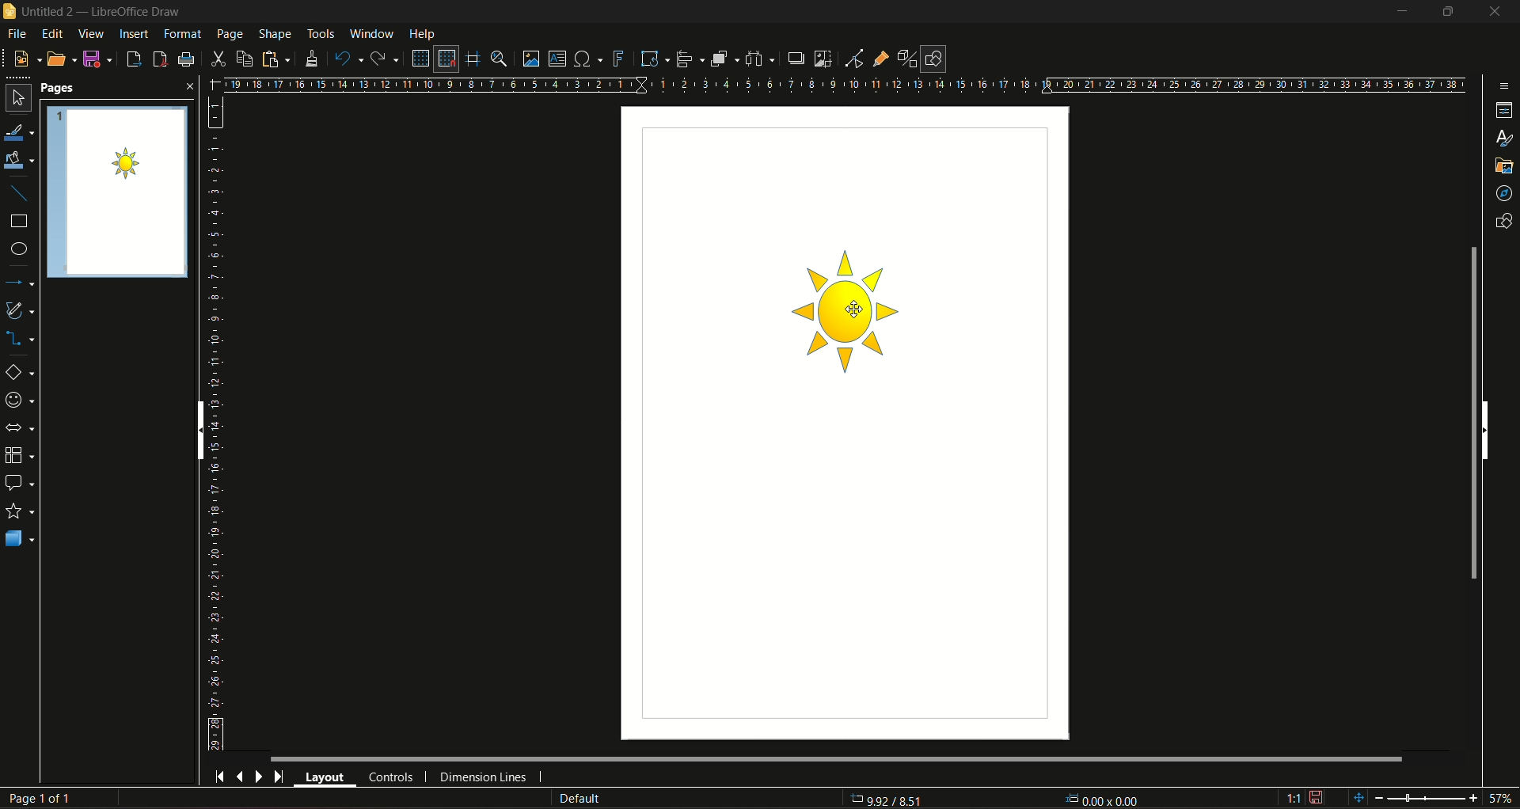 The image size is (1520, 809). I want to click on select atlest 3 objects, so click(759, 57).